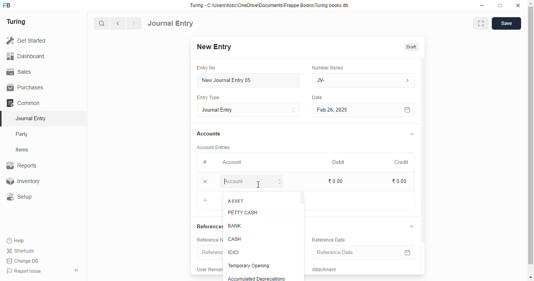  What do you see at coordinates (171, 23) in the screenshot?
I see `journal entry` at bounding box center [171, 23].